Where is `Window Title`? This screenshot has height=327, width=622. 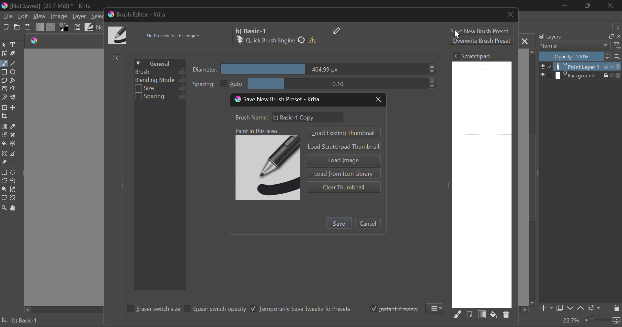
Window Title is located at coordinates (137, 15).